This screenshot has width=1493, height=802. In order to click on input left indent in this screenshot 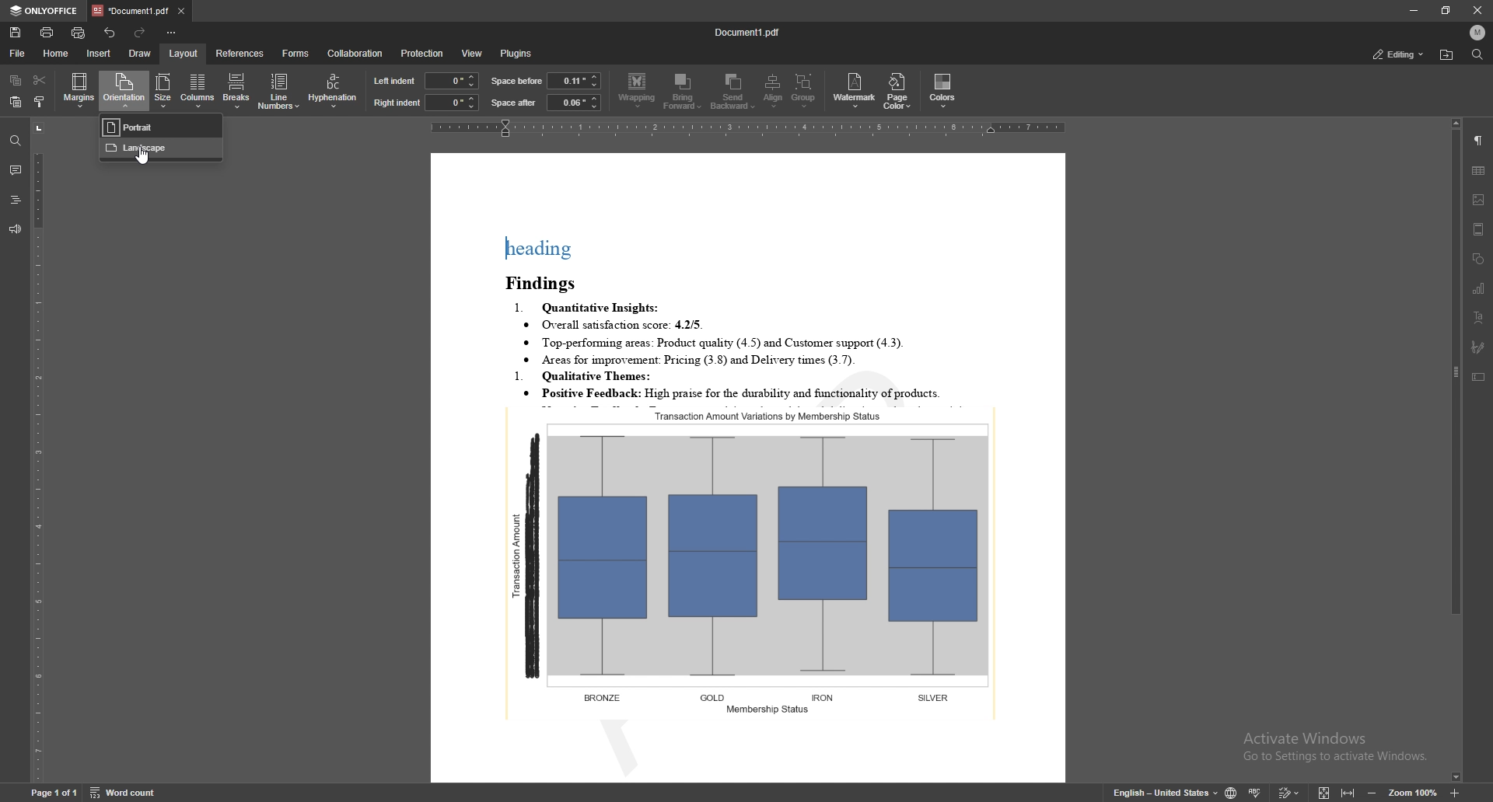, I will do `click(451, 79)`.